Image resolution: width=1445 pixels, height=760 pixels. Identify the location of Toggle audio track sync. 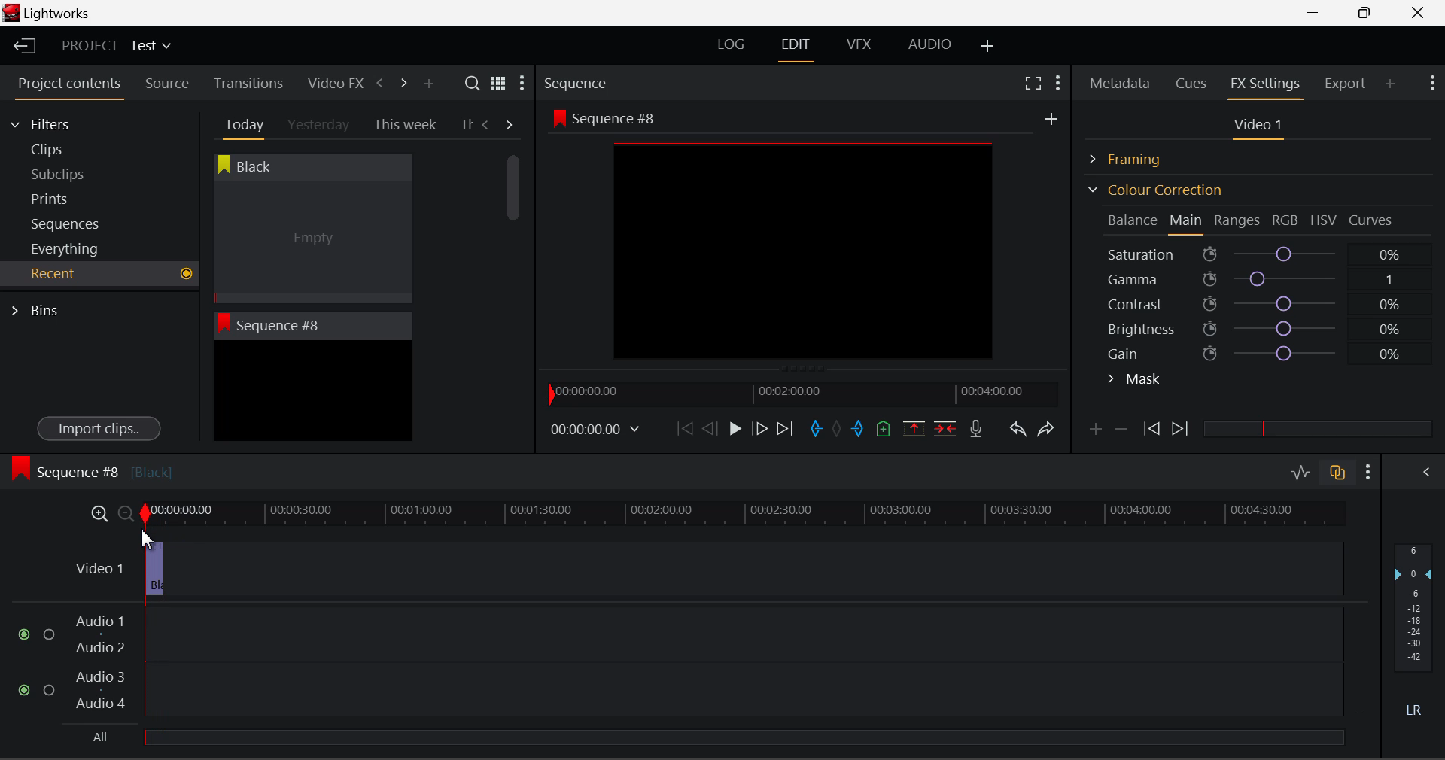
(1338, 471).